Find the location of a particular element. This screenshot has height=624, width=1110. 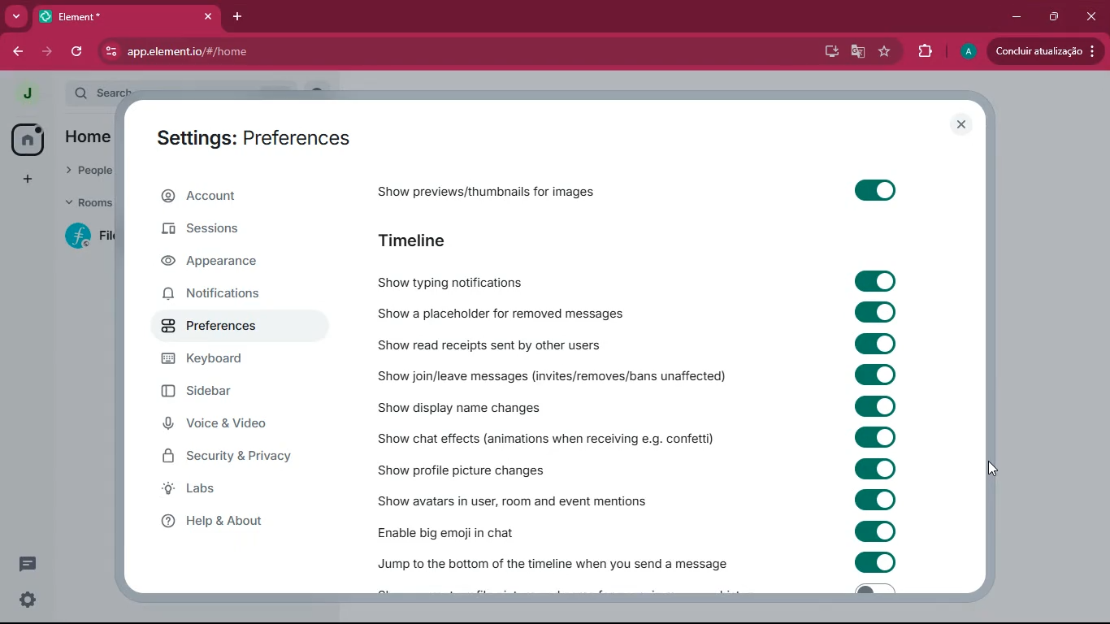

toggle on  is located at coordinates (876, 562).